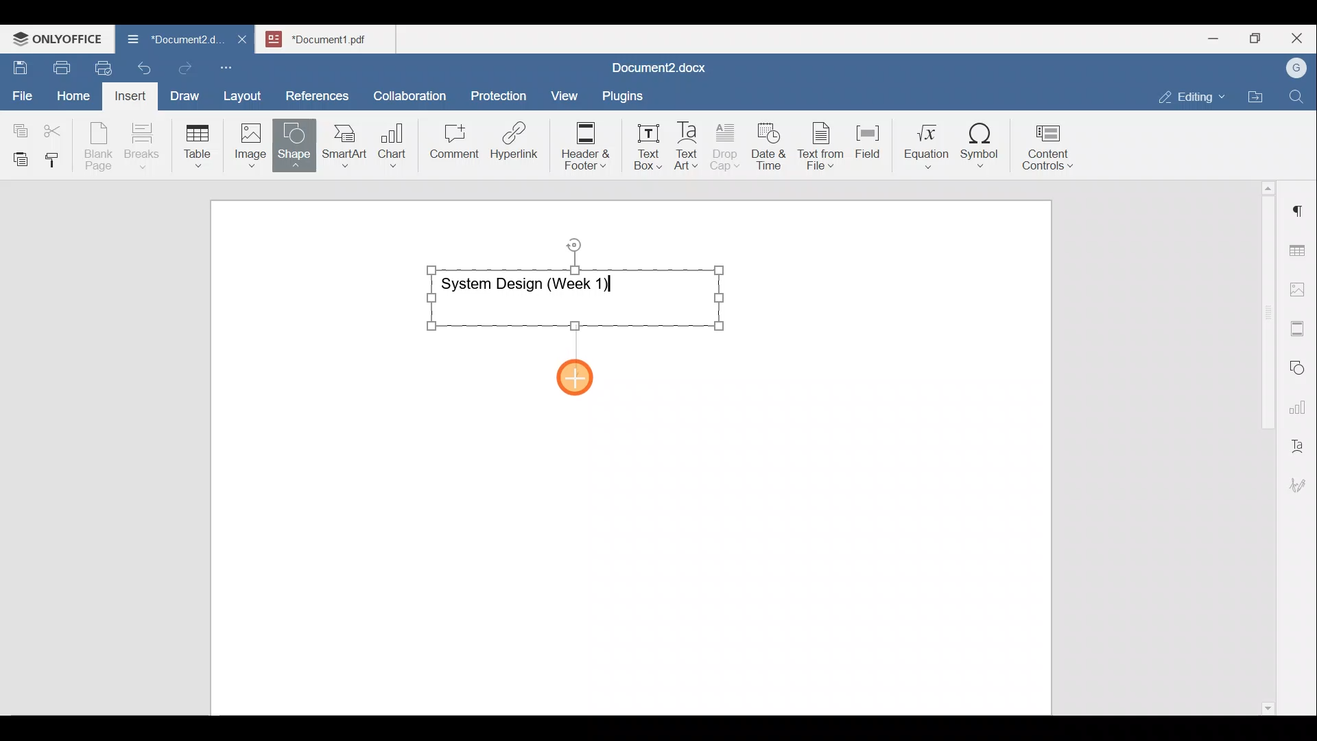 This screenshot has width=1317, height=741. I want to click on Chart settings, so click(1301, 401).